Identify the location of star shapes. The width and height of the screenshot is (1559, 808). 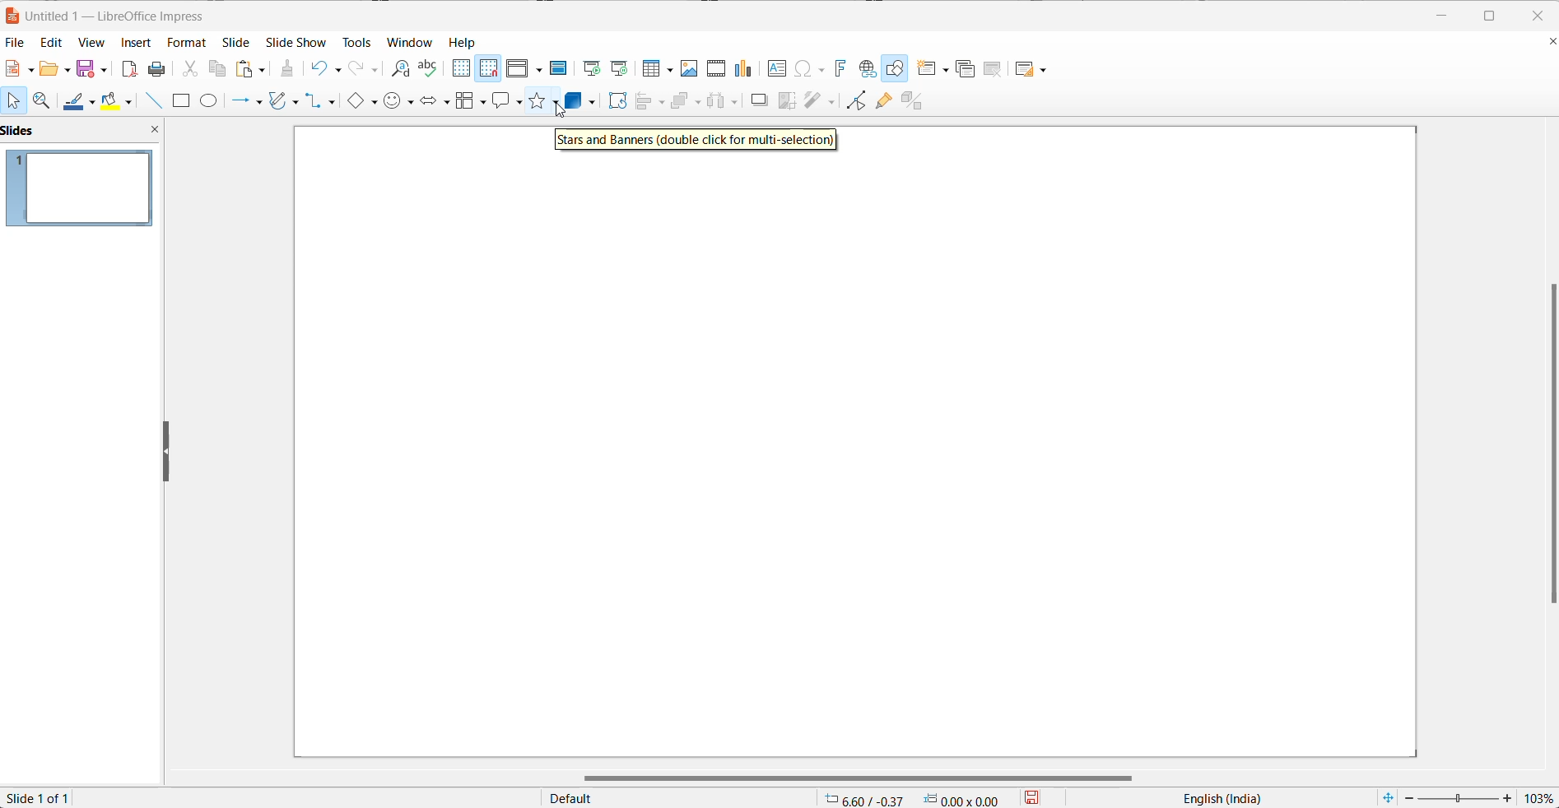
(543, 104).